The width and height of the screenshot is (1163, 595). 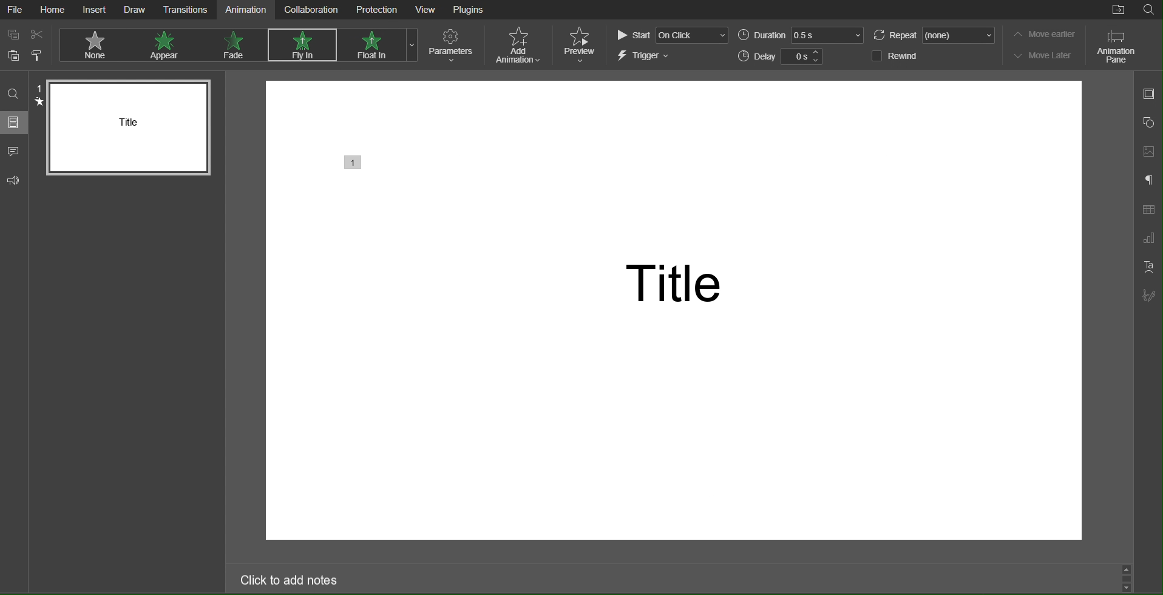 What do you see at coordinates (895, 56) in the screenshot?
I see `Rewind` at bounding box center [895, 56].